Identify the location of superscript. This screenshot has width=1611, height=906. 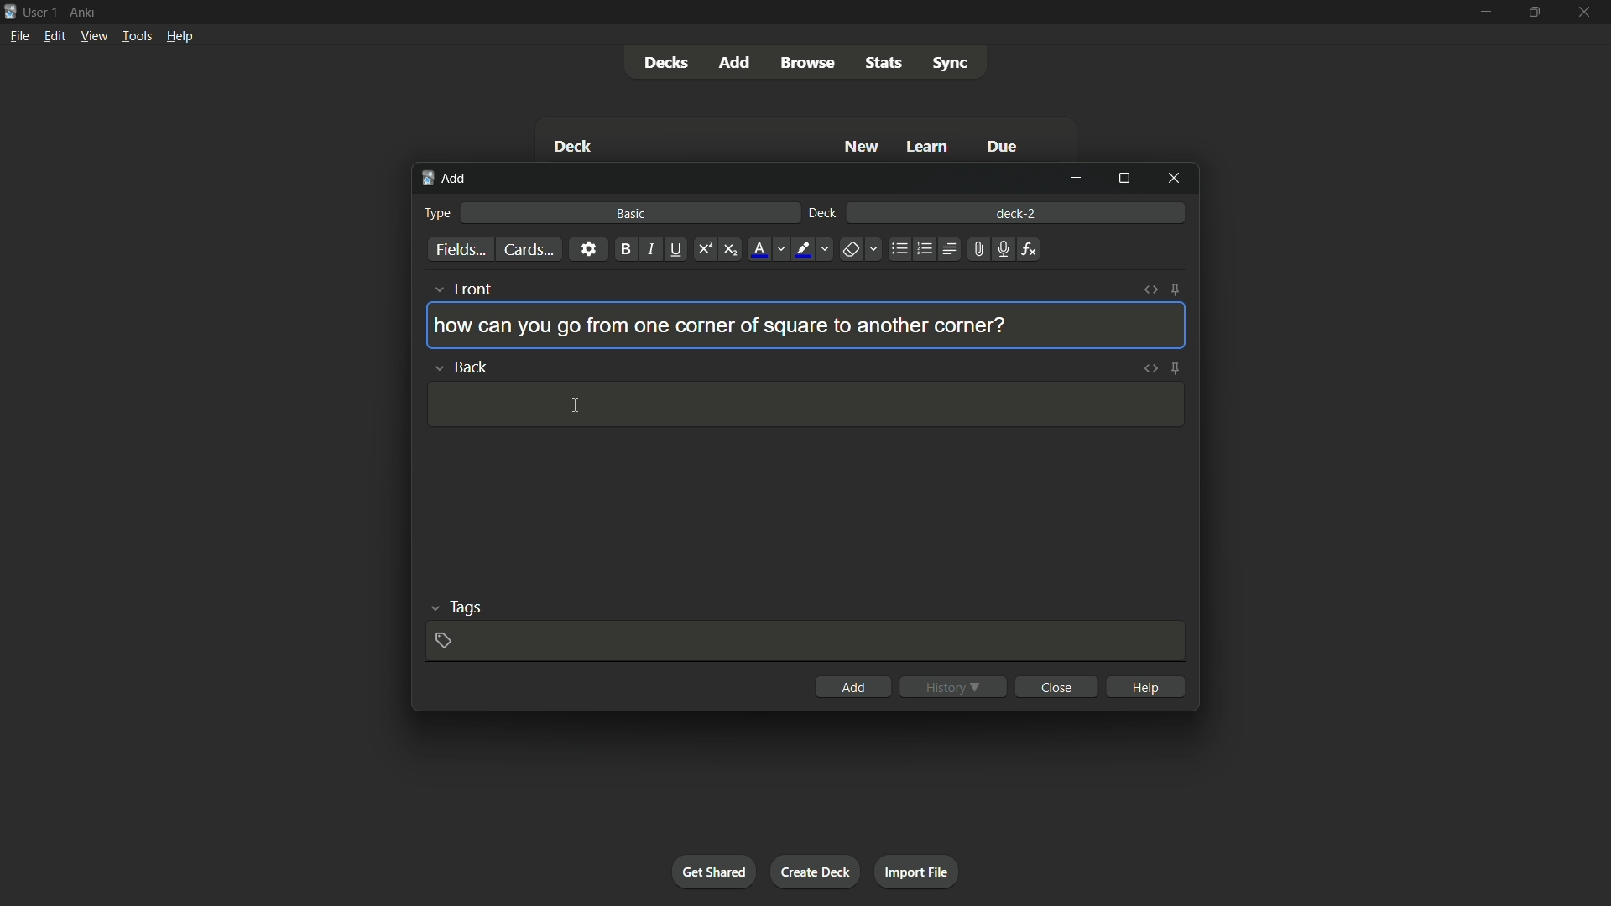
(705, 250).